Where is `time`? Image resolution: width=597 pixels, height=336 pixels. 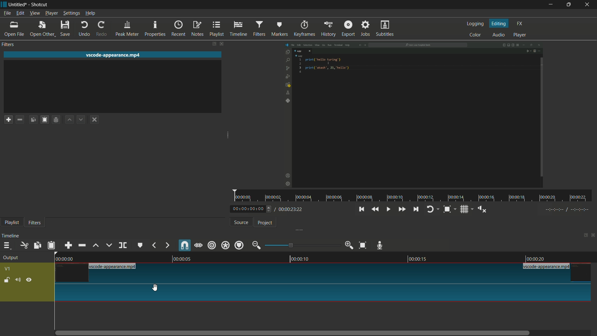
time is located at coordinates (415, 195).